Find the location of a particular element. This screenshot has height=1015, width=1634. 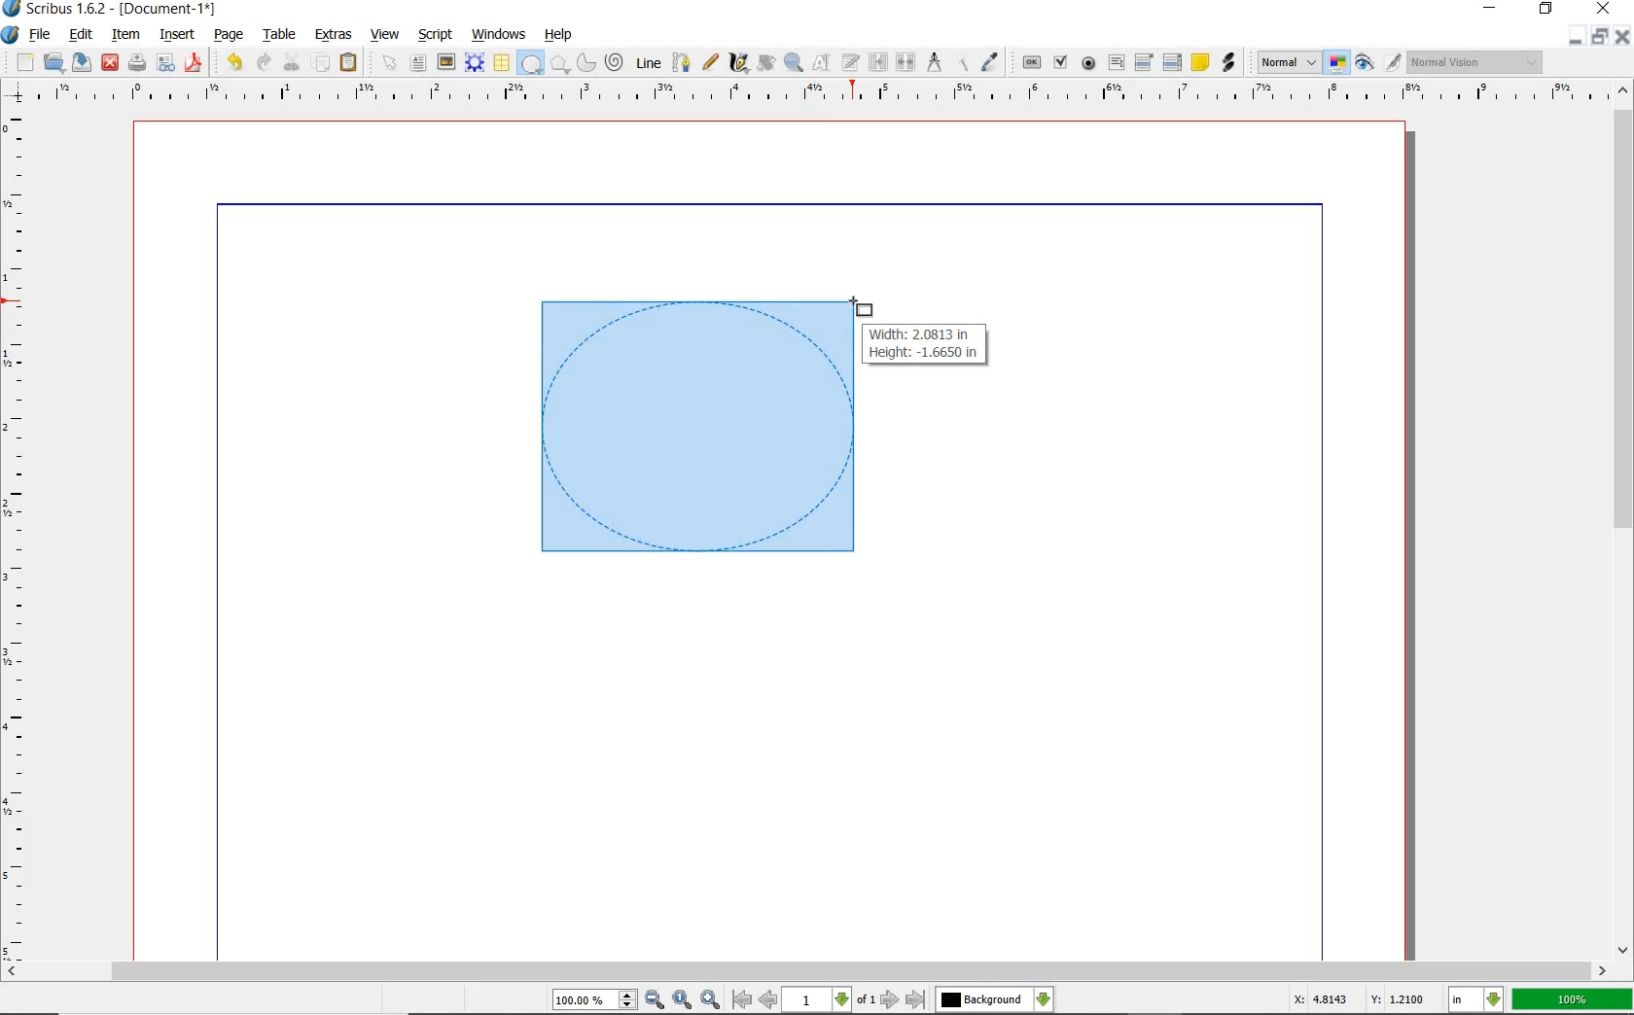

select current unit is located at coordinates (1475, 997).